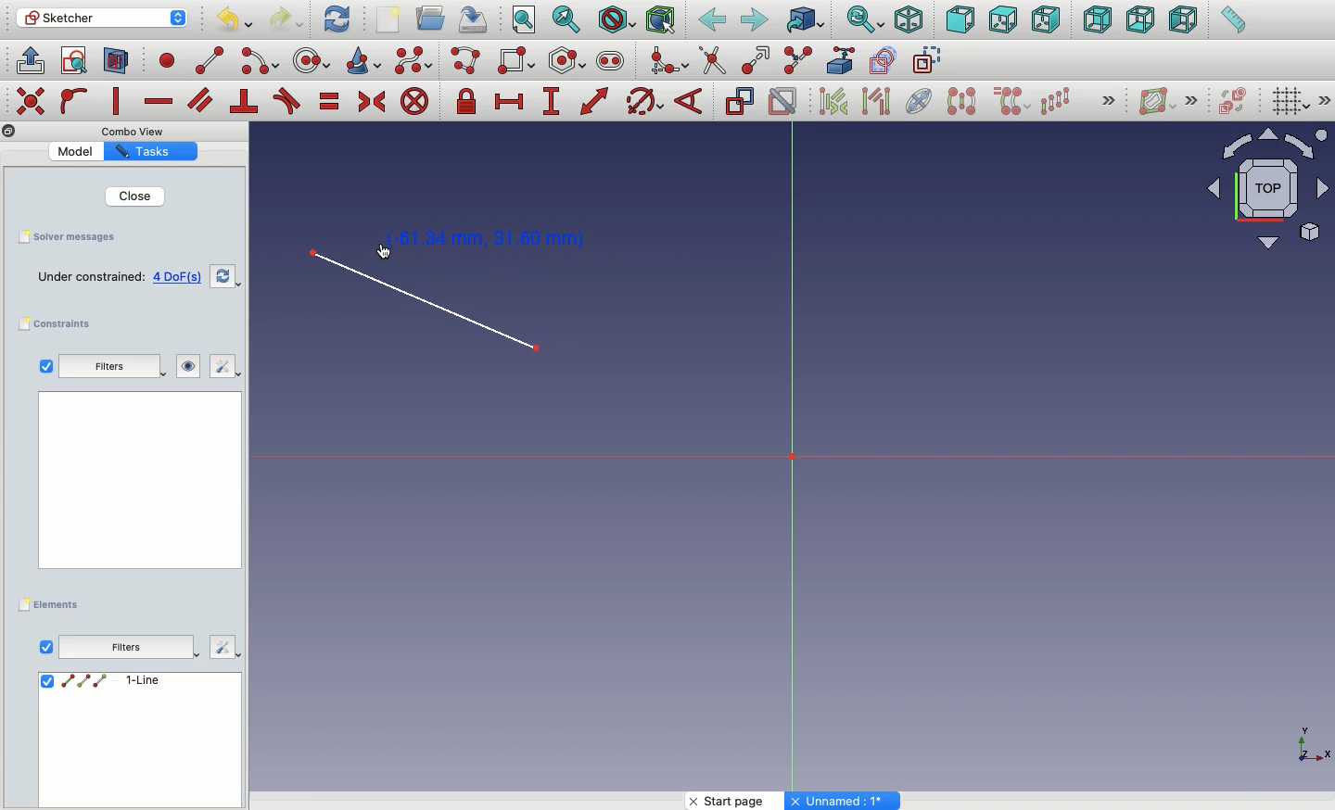 The width and height of the screenshot is (1335, 810). I want to click on Top, so click(1001, 21).